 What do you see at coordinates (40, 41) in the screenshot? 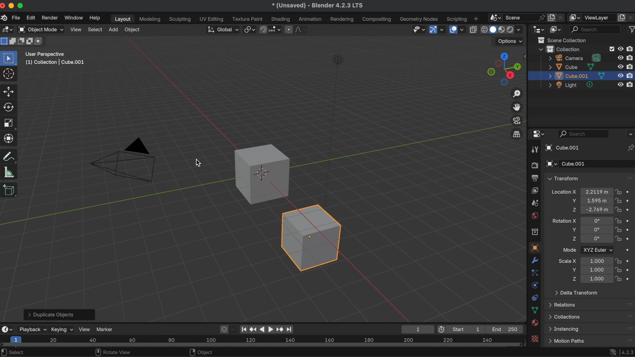
I see `mode intersect existing condition` at bounding box center [40, 41].